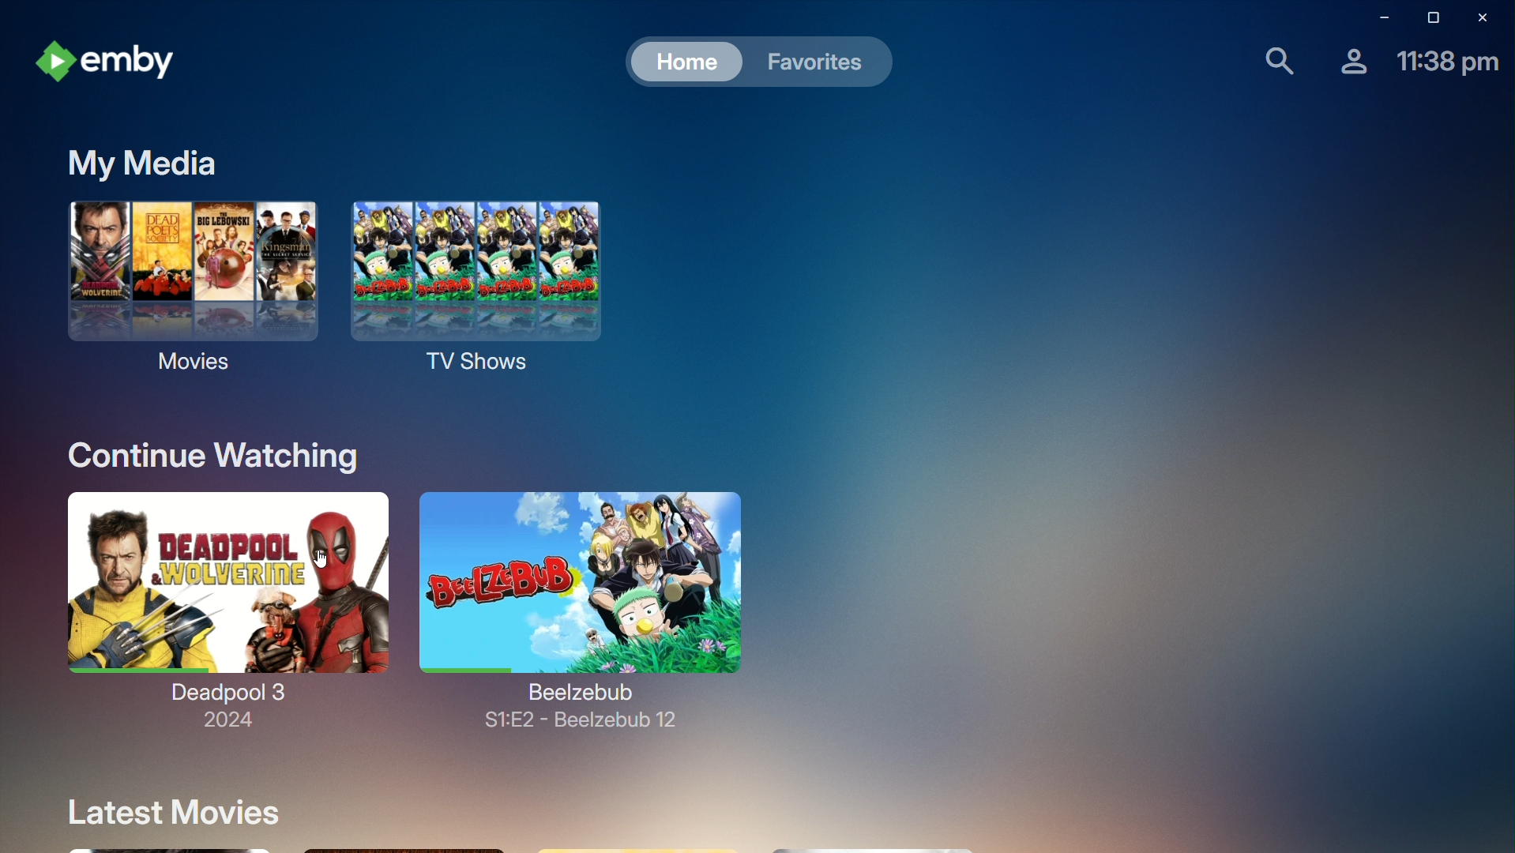 Image resolution: width=1515 pixels, height=853 pixels. Describe the element at coordinates (482, 285) in the screenshot. I see `TV Shows` at that location.